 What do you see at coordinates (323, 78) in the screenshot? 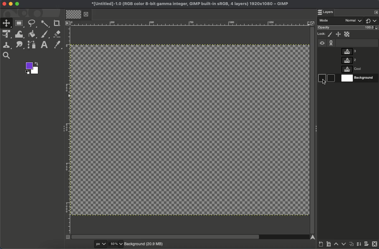
I see `Show` at bounding box center [323, 78].